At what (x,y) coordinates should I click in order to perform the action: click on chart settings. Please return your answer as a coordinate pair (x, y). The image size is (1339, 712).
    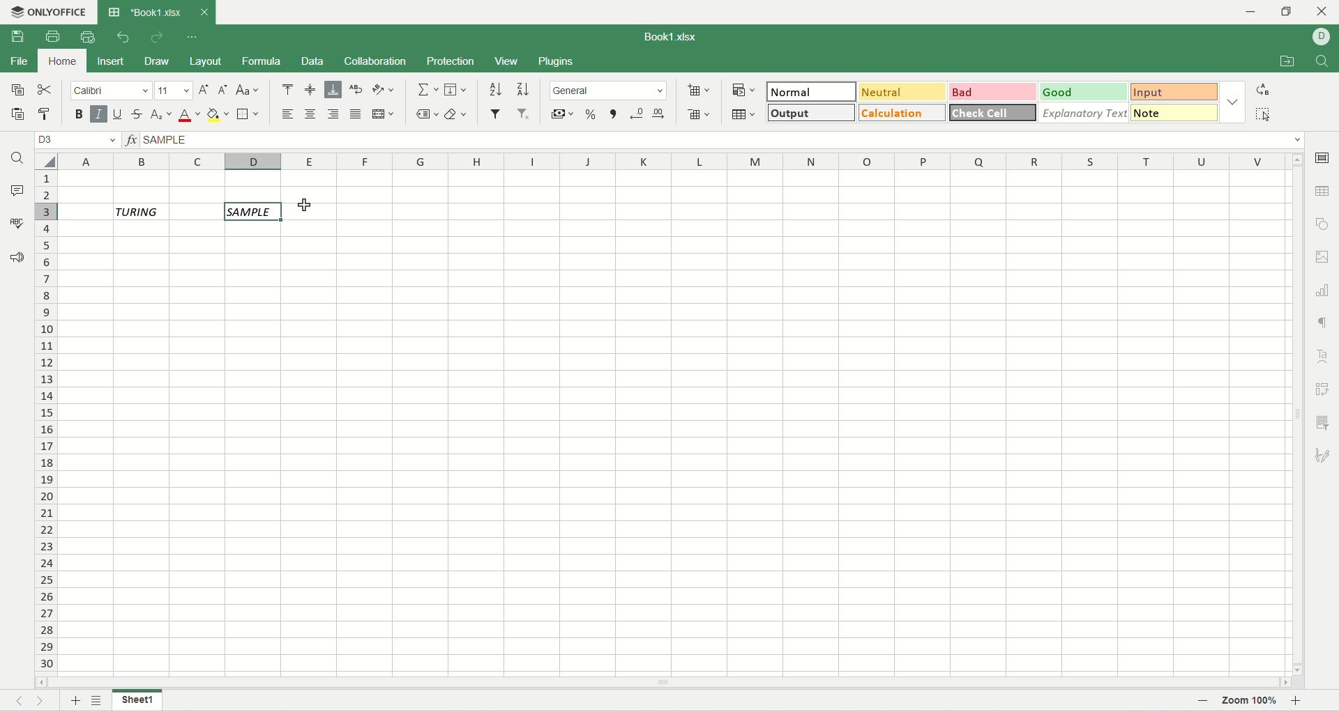
    Looking at the image, I should click on (1324, 290).